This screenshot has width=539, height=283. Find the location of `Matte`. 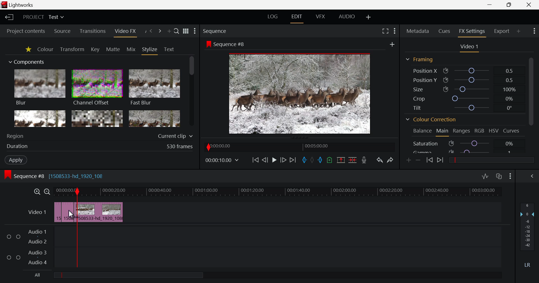

Matte is located at coordinates (113, 49).